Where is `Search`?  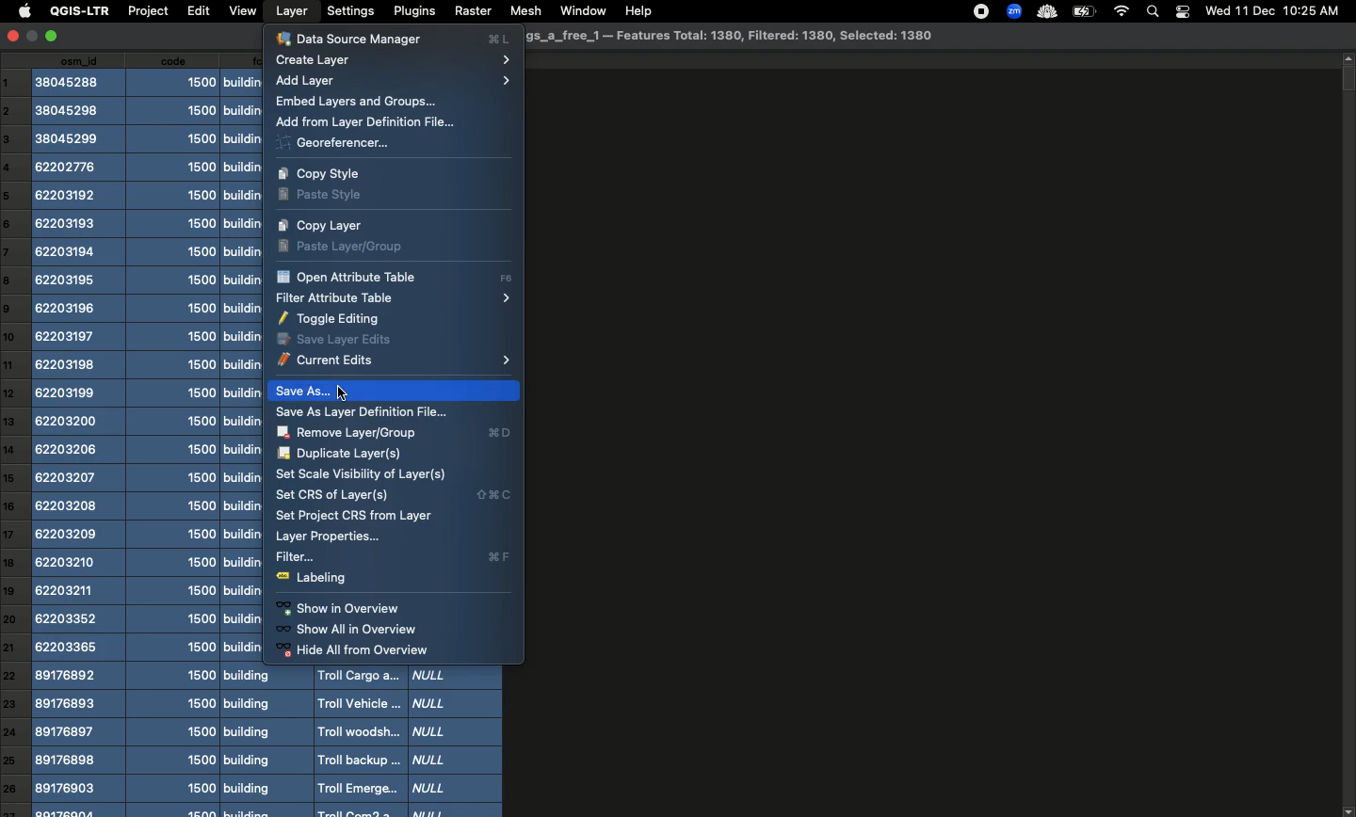
Search is located at coordinates (1154, 10).